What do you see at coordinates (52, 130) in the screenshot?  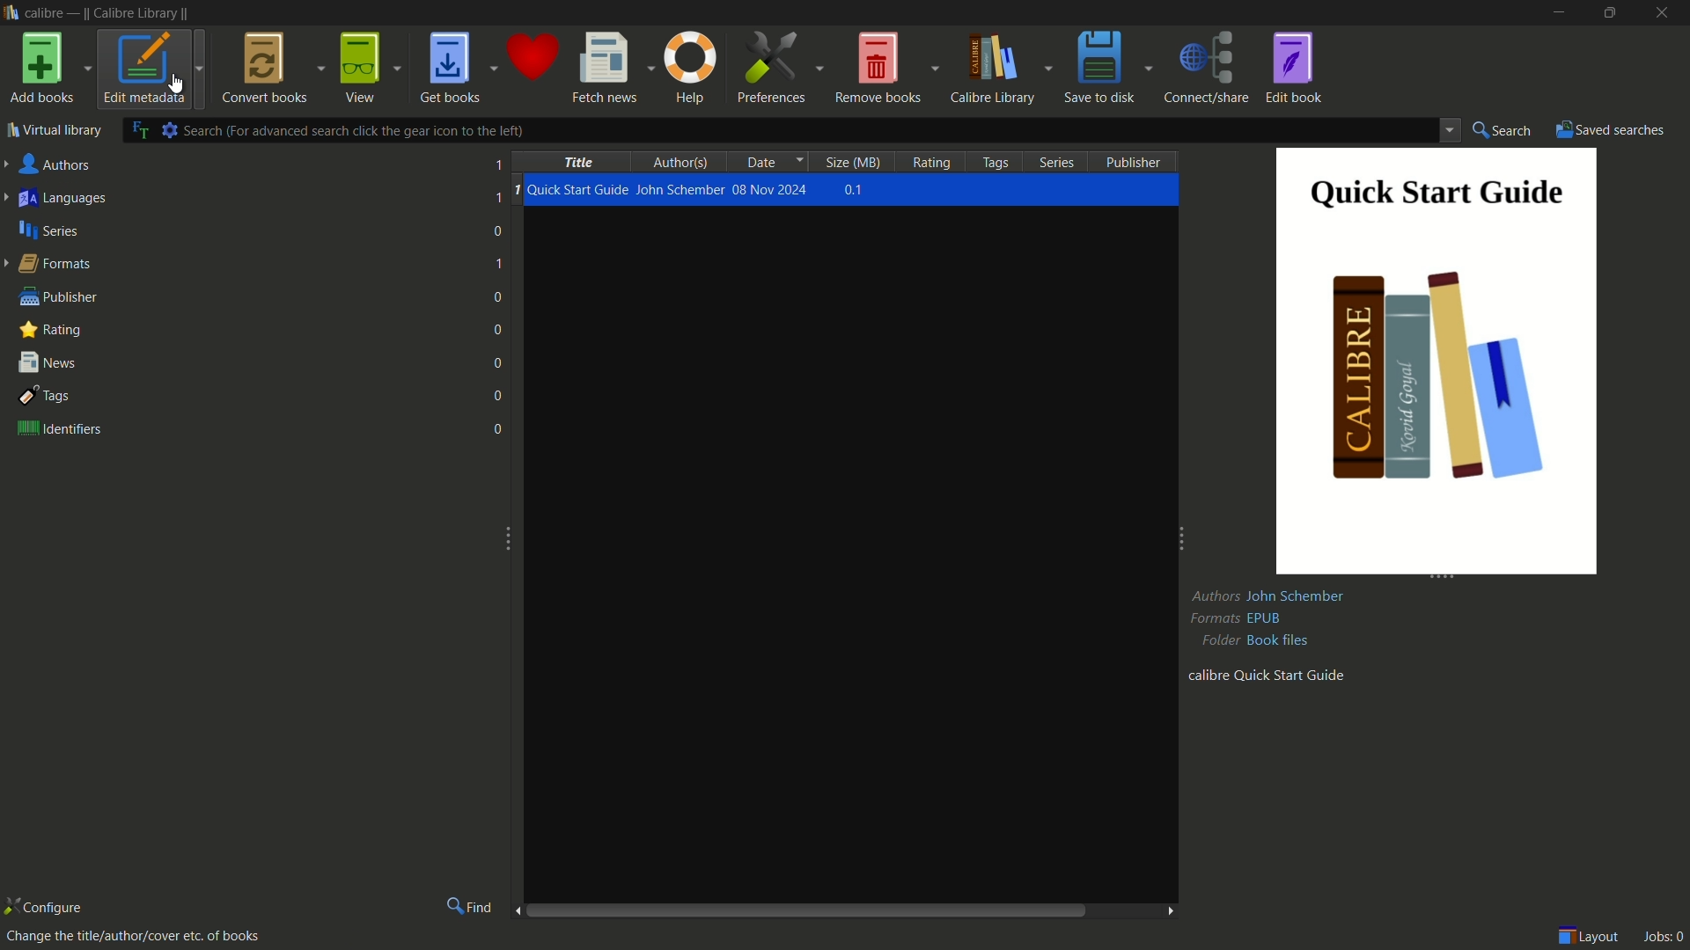 I see `virtual library` at bounding box center [52, 130].